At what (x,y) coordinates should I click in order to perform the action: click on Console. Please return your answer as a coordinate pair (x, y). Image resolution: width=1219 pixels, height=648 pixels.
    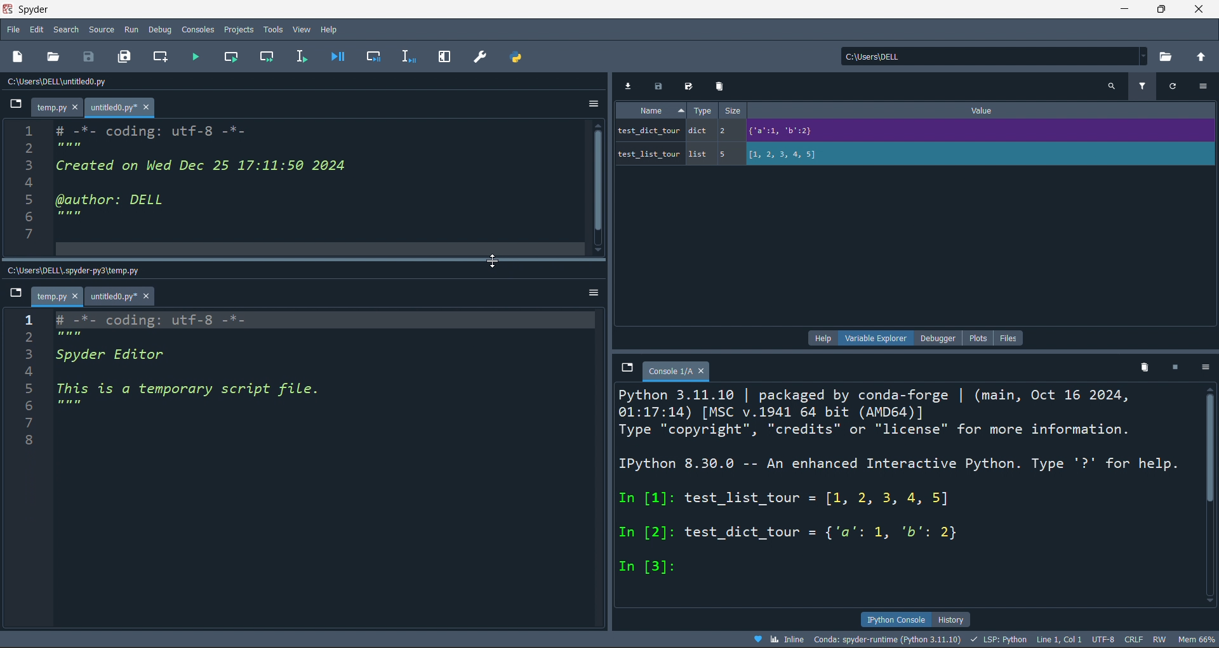
    Looking at the image, I should click on (677, 371).